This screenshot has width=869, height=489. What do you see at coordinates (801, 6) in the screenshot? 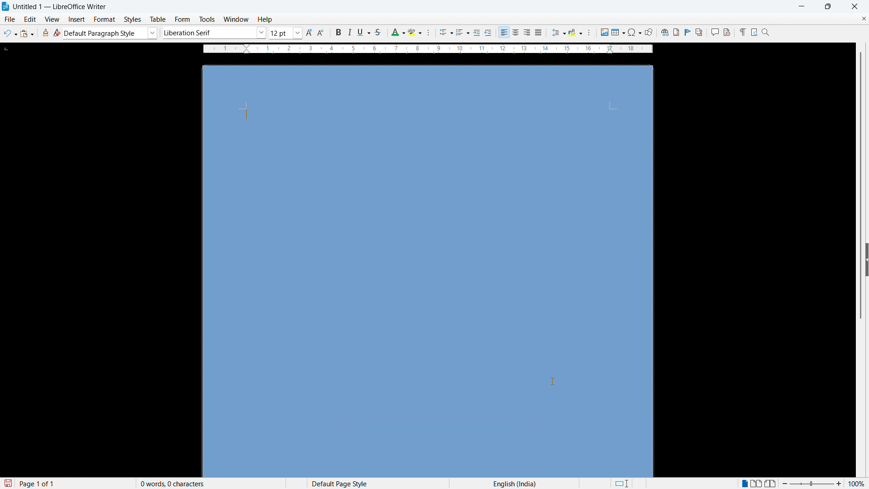
I see `minimise ` at bounding box center [801, 6].